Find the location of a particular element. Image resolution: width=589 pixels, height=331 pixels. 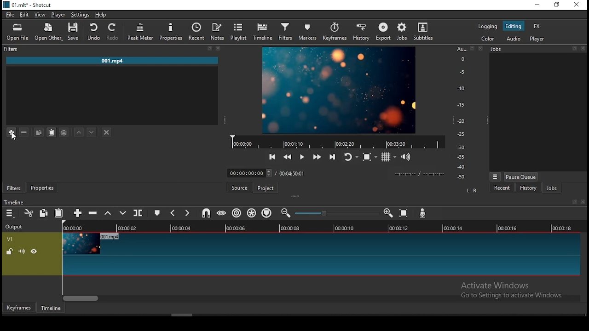

ripple all tracks is located at coordinates (254, 212).